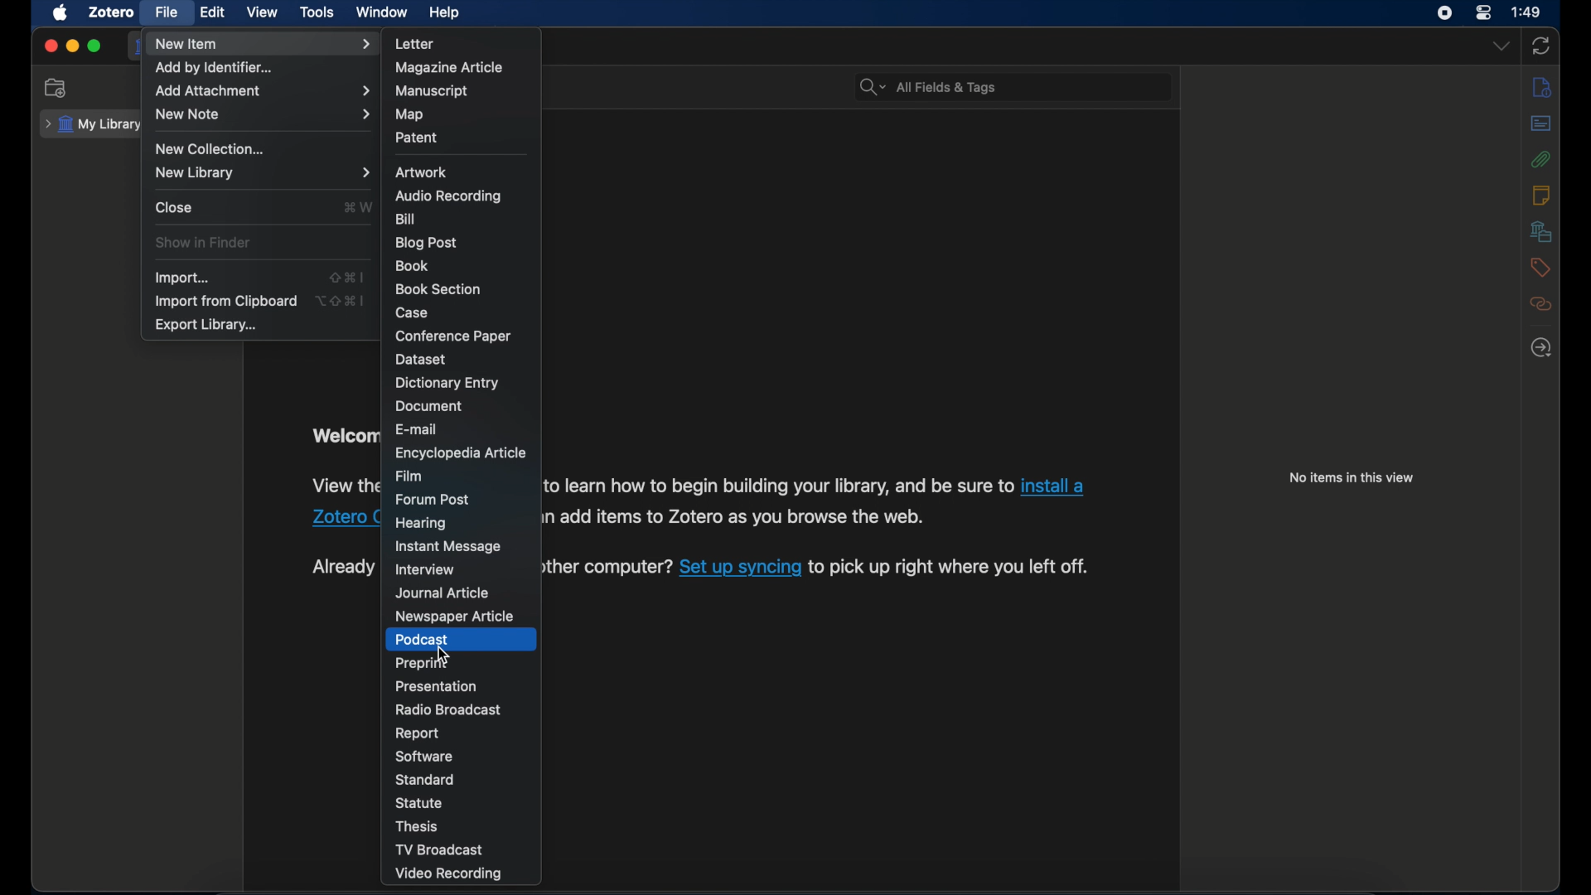 This screenshot has width=1591, height=895. I want to click on add attachment, so click(262, 91).